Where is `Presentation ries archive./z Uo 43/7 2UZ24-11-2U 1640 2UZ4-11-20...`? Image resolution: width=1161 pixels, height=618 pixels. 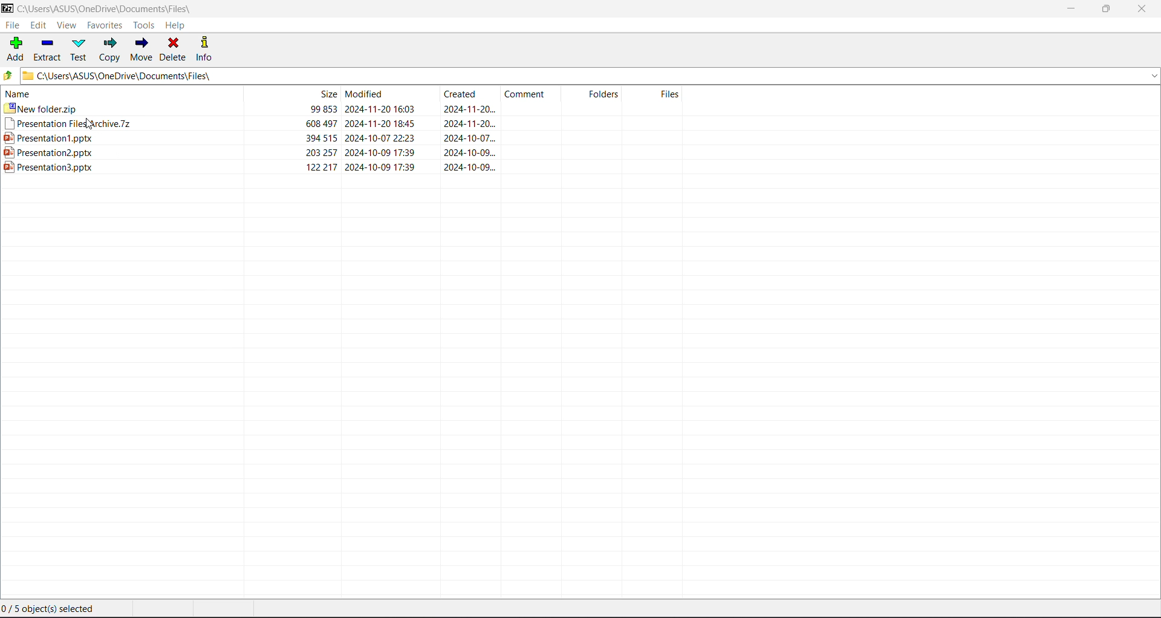
Presentation ries archive./z Uo 43/7 2UZ24-11-2U 1640 2UZ4-11-20... is located at coordinates (249, 124).